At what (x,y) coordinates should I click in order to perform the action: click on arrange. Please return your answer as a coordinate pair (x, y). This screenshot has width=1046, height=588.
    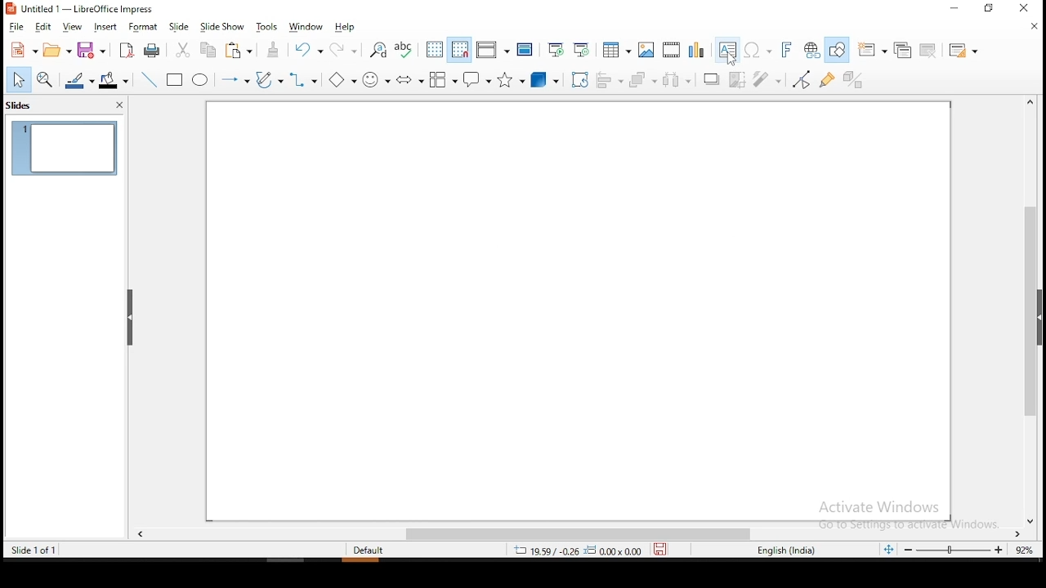
    Looking at the image, I should click on (641, 77).